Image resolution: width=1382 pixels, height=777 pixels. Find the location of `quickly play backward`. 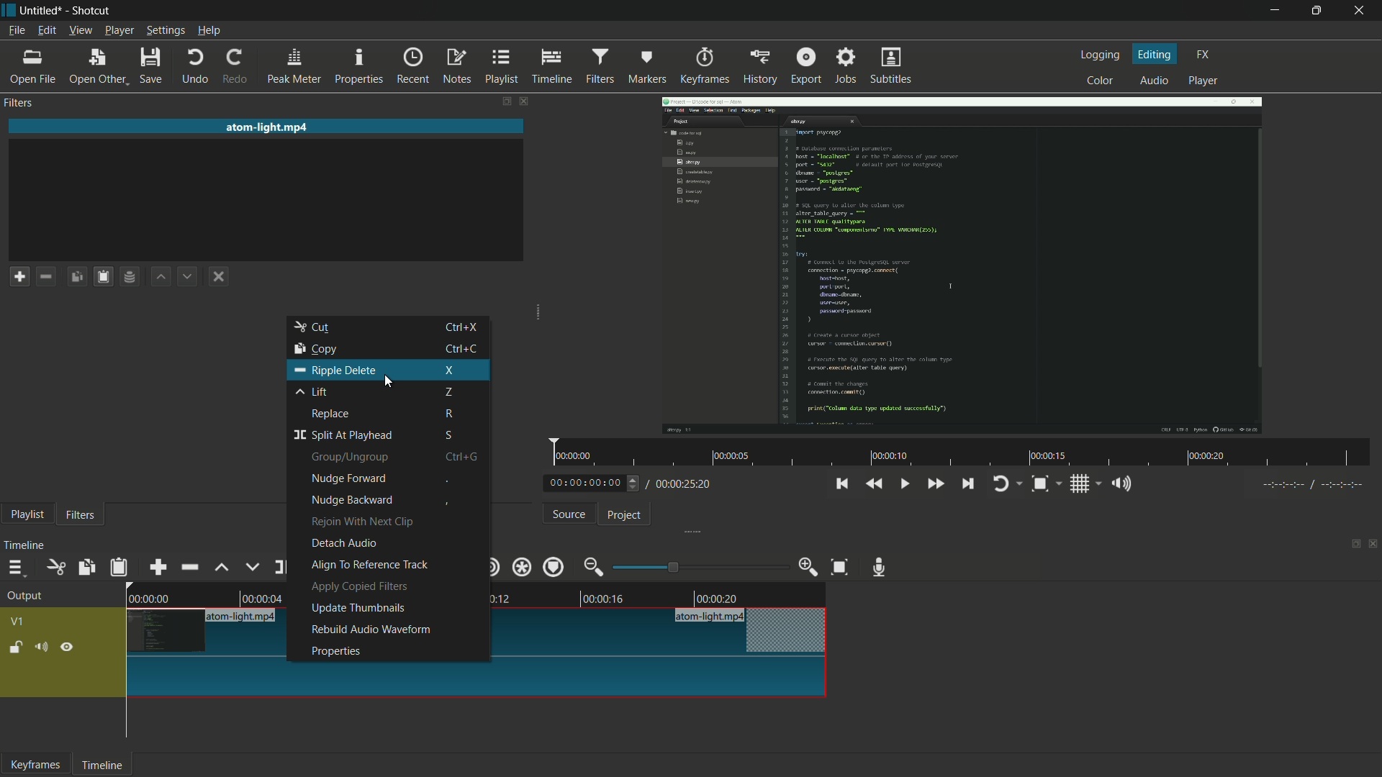

quickly play backward is located at coordinates (875, 484).